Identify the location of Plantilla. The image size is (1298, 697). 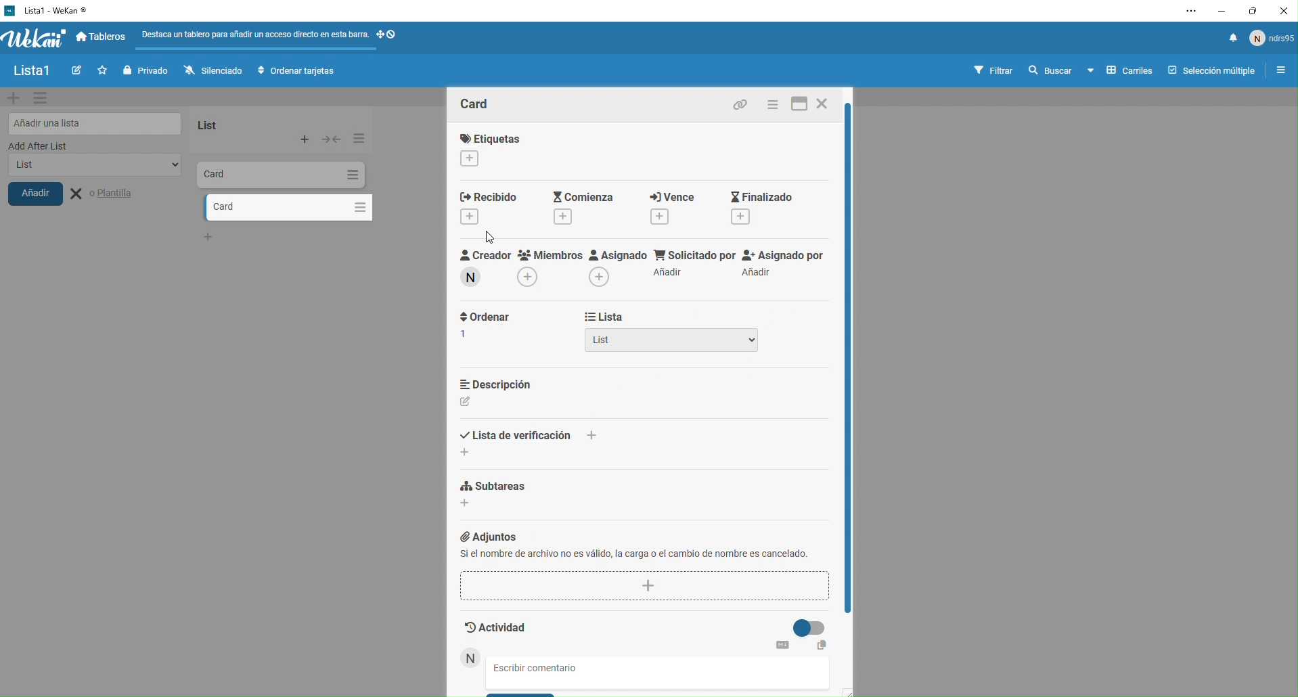
(112, 194).